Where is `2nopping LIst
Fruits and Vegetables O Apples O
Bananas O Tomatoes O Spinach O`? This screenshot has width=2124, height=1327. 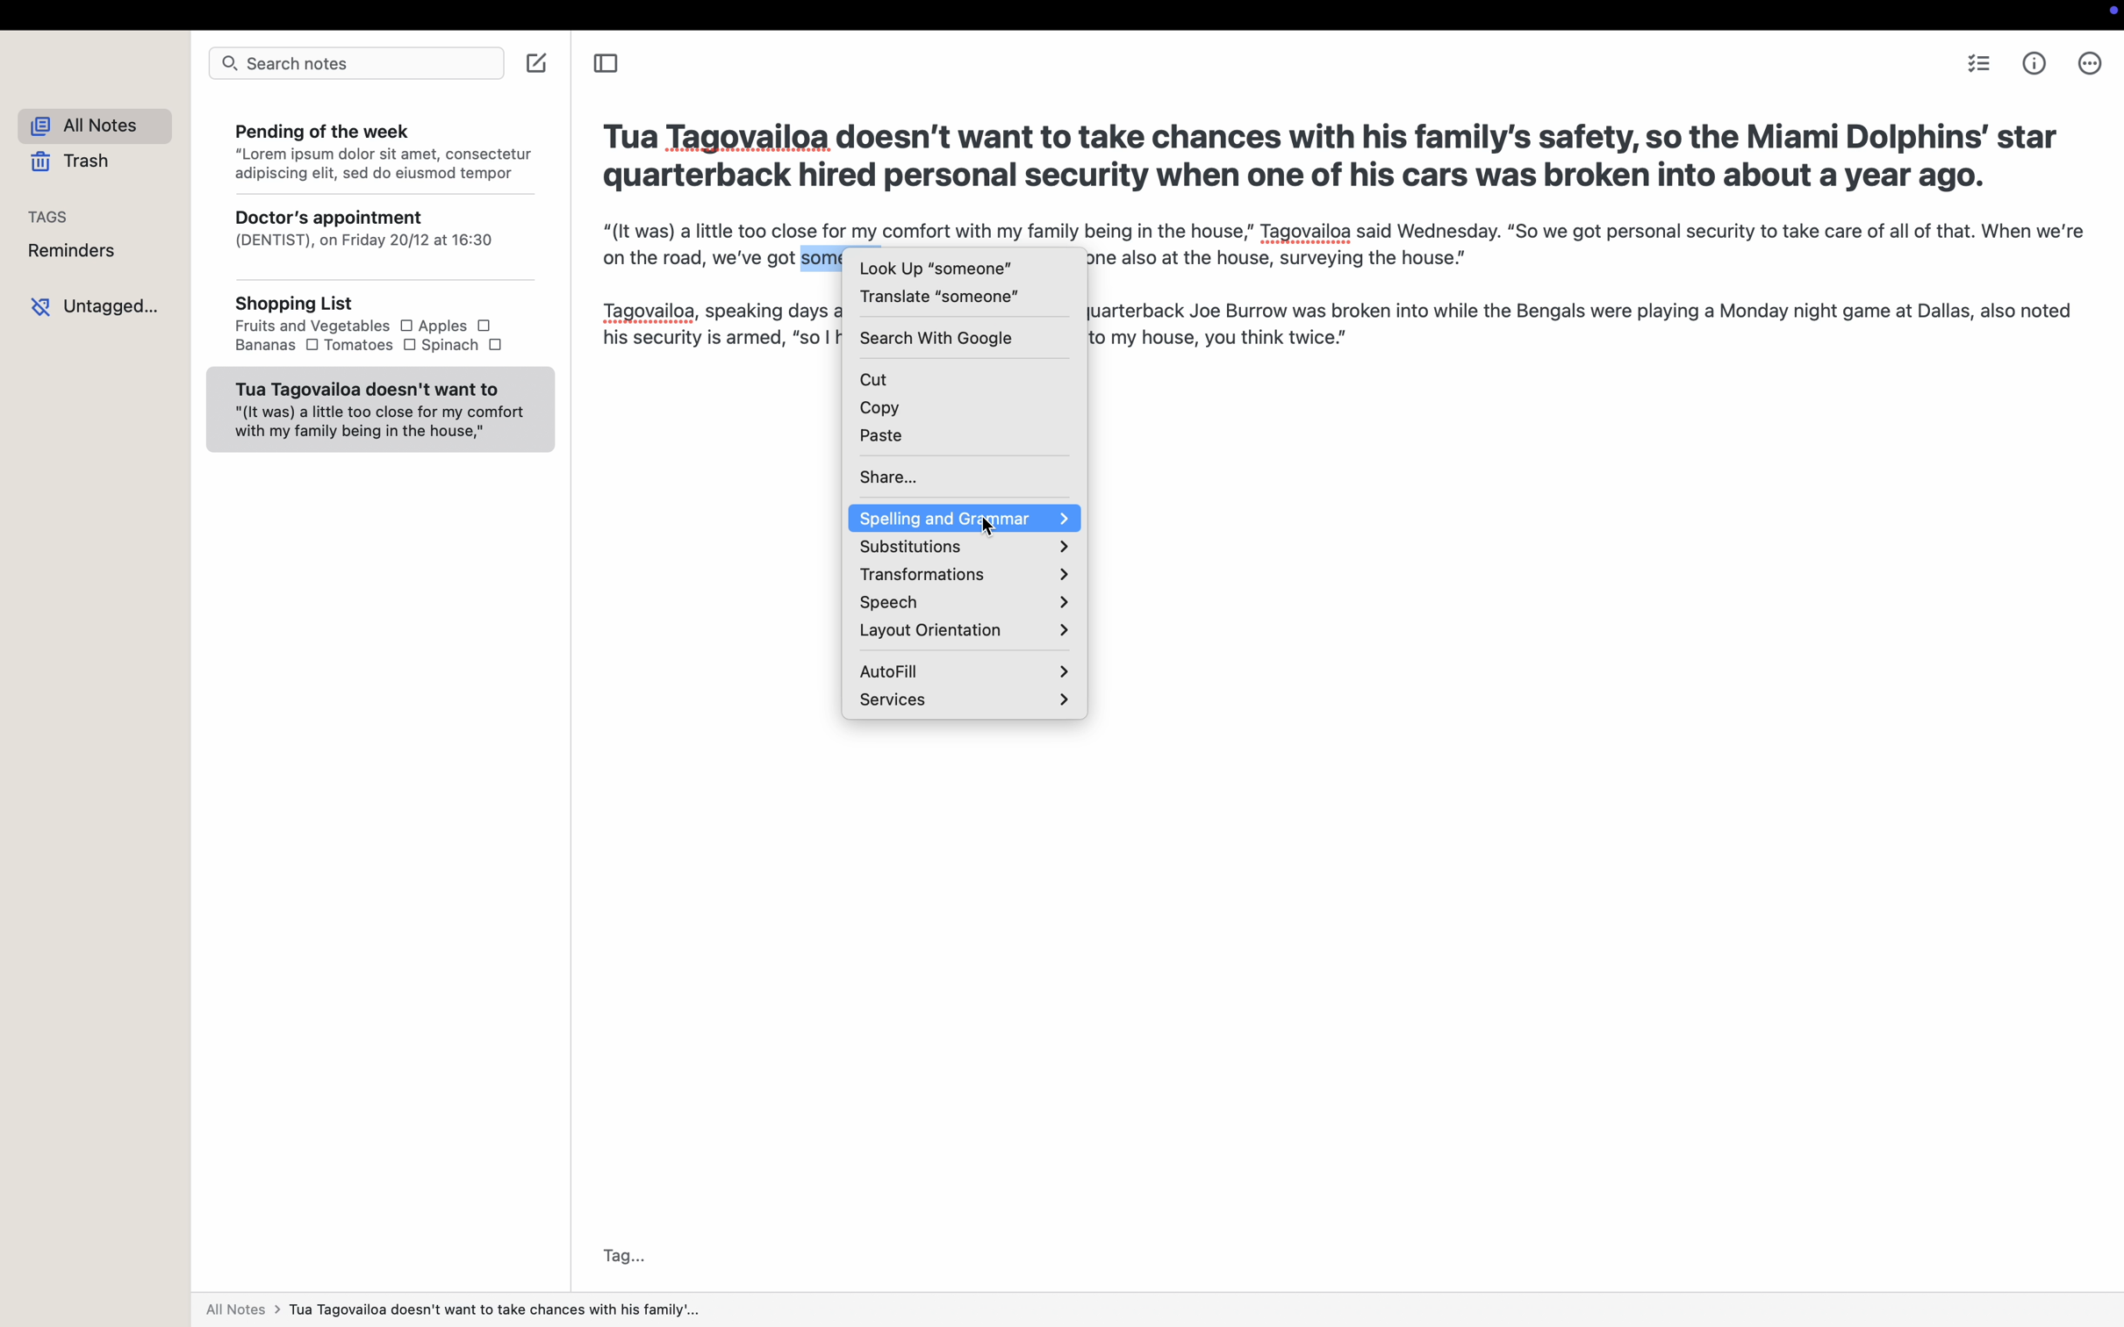 2nopping LIst
Fruits and Vegetables O Apples O
Bananas O Tomatoes O Spinach O is located at coordinates (377, 326).